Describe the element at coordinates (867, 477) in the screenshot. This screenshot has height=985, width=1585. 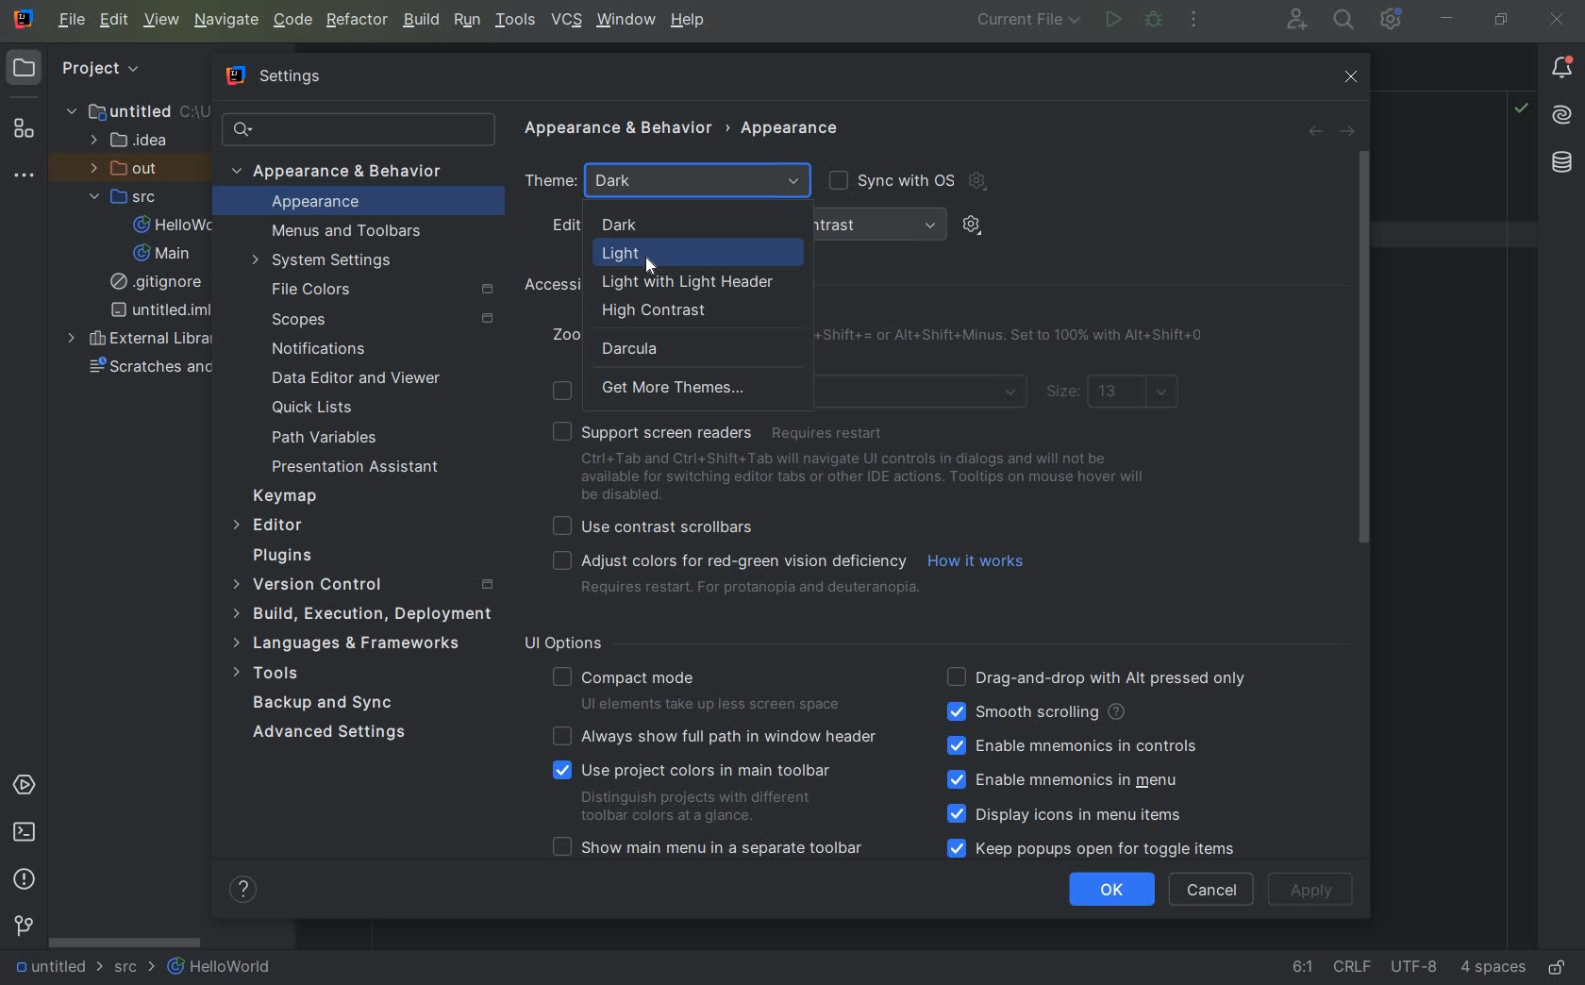
I see `(Information on support system)Ctri+Tab and Ctri+Shift+Tab will navigate Ul controls in dialogs and will not beavailable for switching editor tabs or other IDE actions. Tooltips on mouse hover willhe dicabled.` at that location.